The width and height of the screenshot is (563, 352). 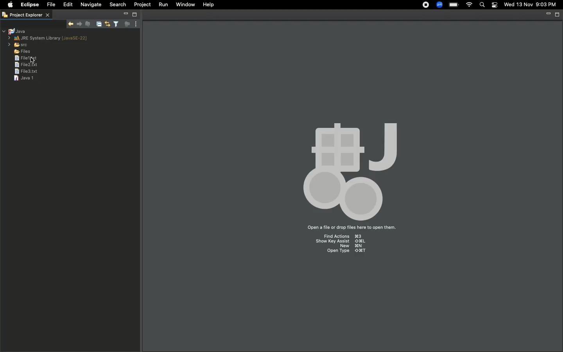 What do you see at coordinates (80, 24) in the screenshot?
I see `Show previous match` at bounding box center [80, 24].